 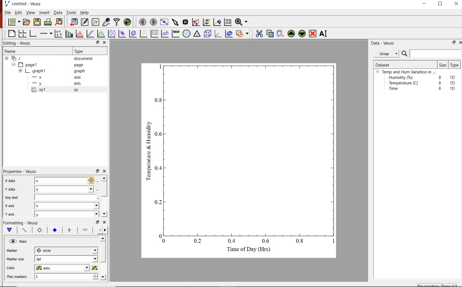 What do you see at coordinates (85, 22) in the screenshot?
I see `Edit and enter new datasets` at bounding box center [85, 22].